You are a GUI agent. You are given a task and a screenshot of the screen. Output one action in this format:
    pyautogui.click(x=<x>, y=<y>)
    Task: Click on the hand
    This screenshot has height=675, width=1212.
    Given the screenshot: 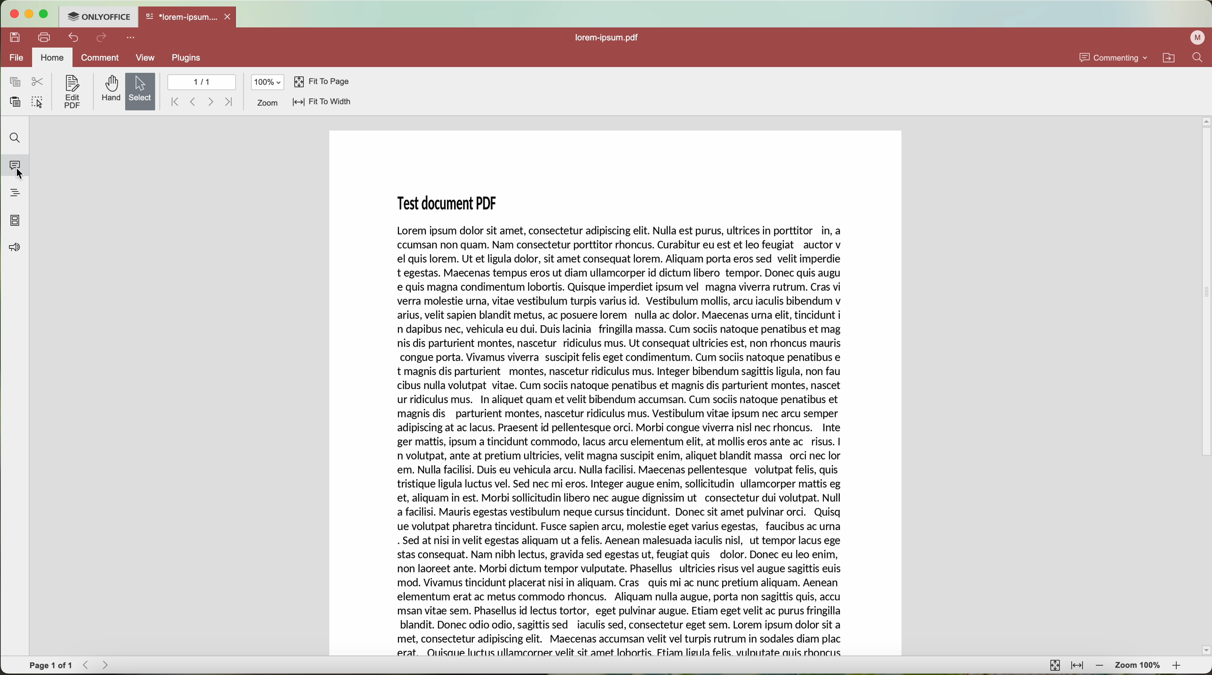 What is the action you would take?
    pyautogui.click(x=109, y=89)
    